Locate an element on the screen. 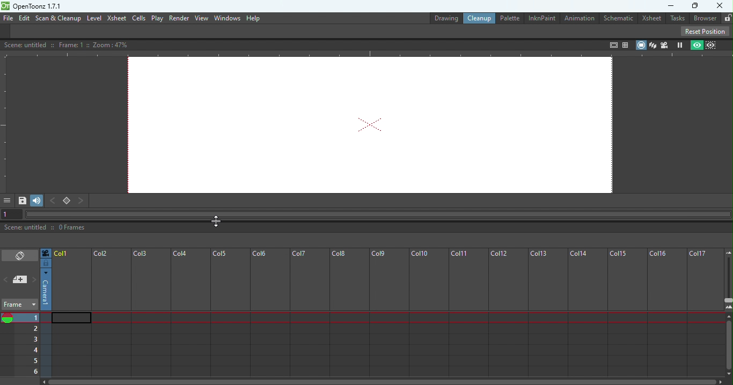 The image size is (733, 385). Preview is located at coordinates (695, 45).